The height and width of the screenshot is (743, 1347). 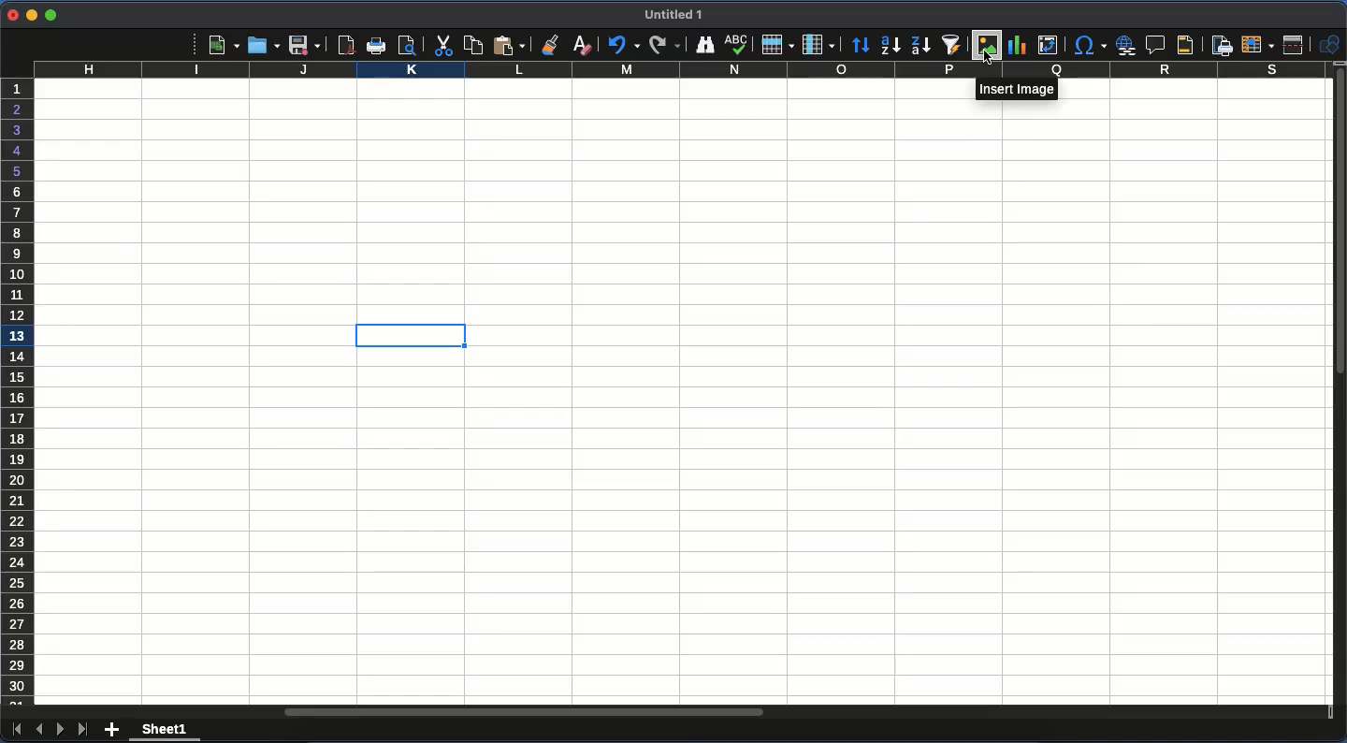 What do you see at coordinates (526, 712) in the screenshot?
I see `horizontal scroll bar` at bounding box center [526, 712].